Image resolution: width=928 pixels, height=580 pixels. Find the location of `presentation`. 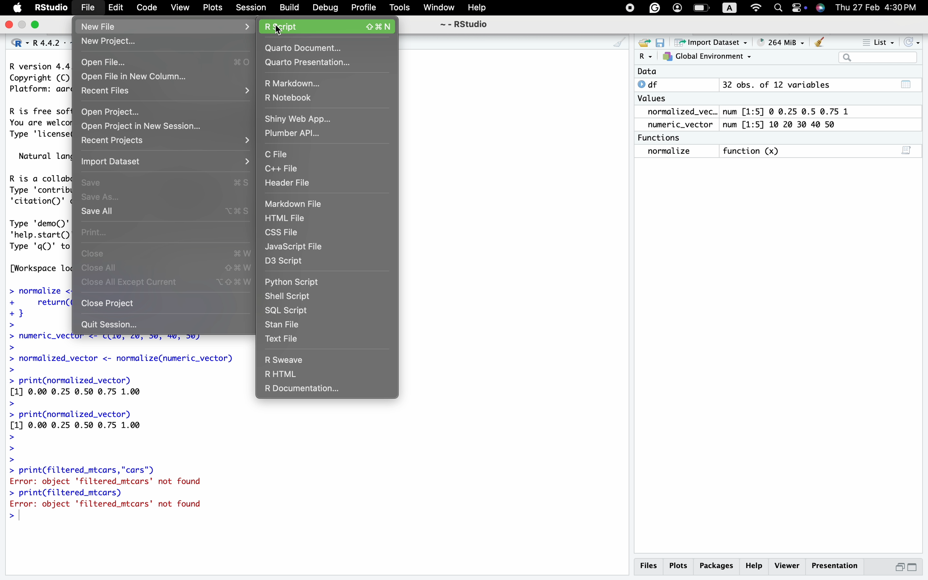

presentation is located at coordinates (834, 566).